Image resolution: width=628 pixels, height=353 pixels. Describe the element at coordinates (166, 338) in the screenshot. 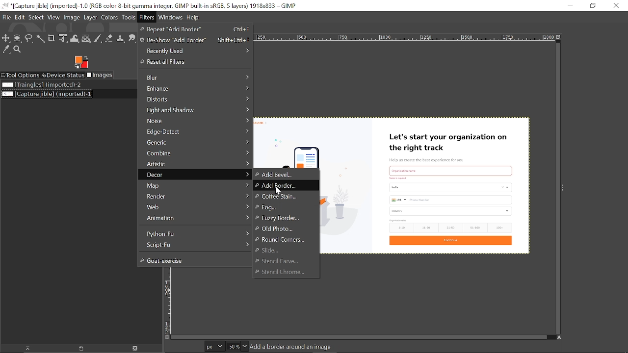

I see `Toggle quick mask on/off` at that location.